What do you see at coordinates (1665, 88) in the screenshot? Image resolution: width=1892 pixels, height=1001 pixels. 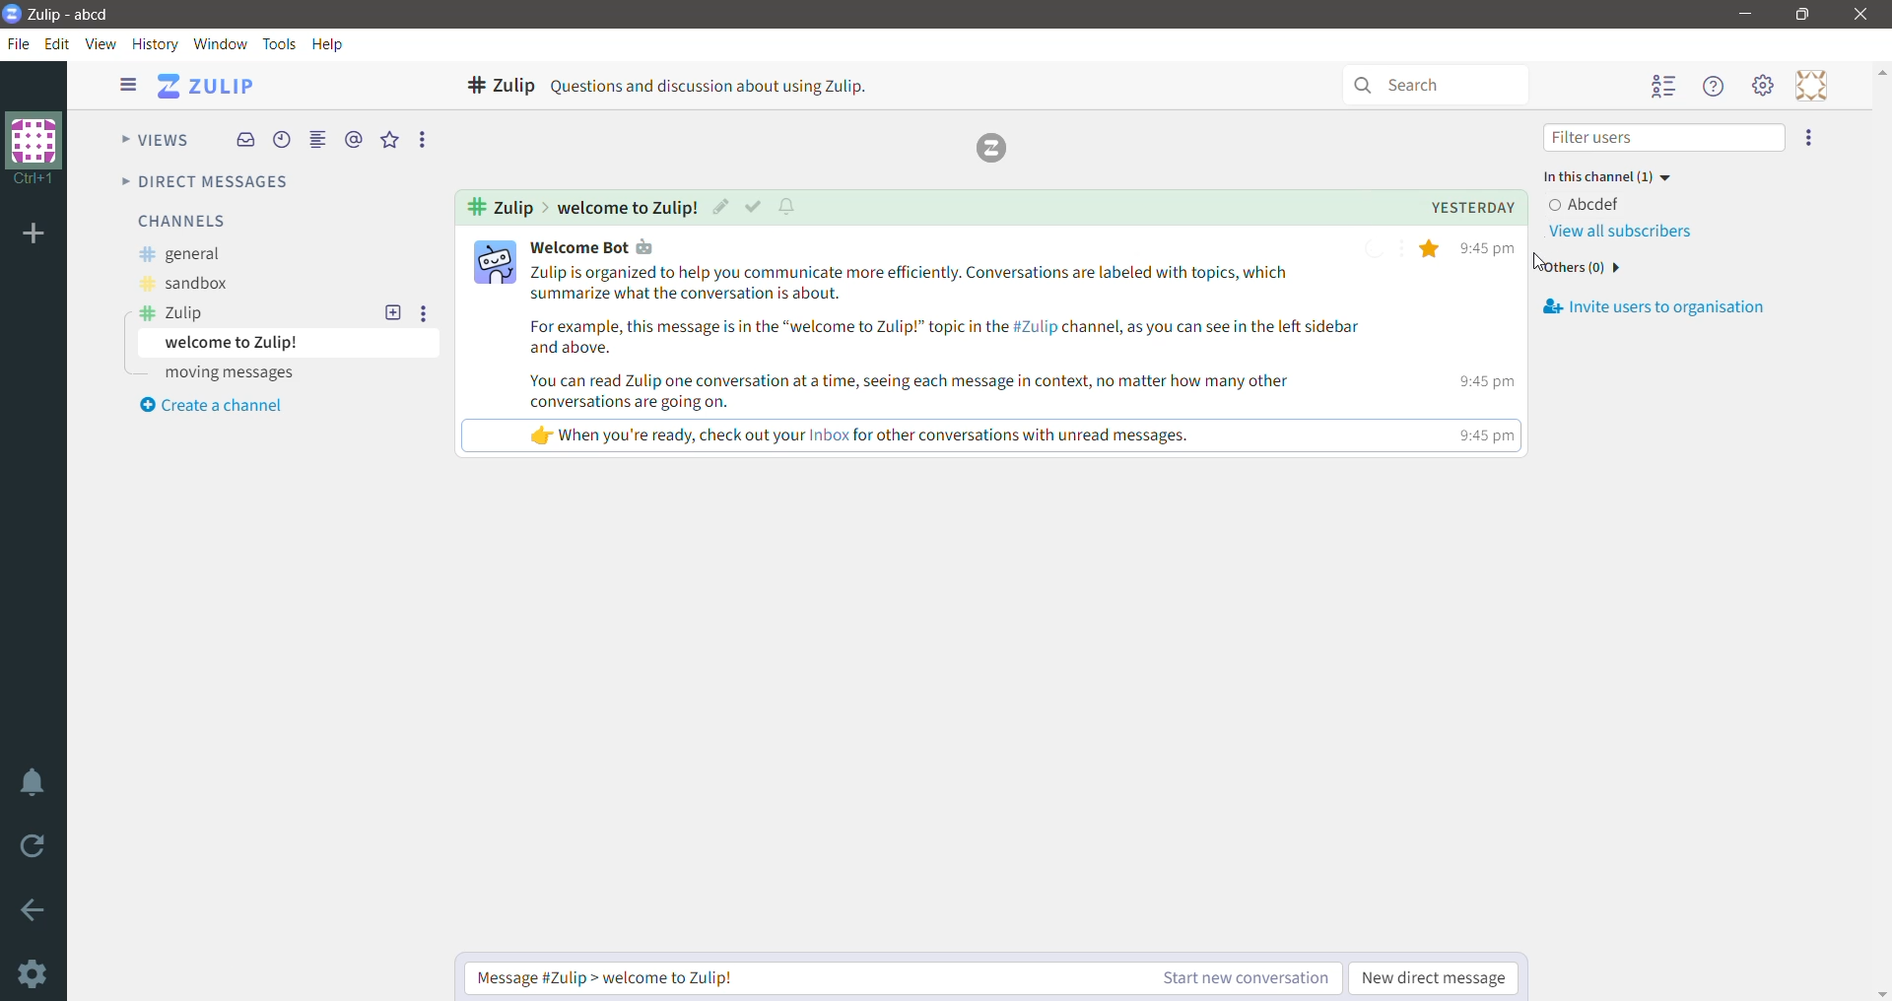 I see `Hide user list` at bounding box center [1665, 88].